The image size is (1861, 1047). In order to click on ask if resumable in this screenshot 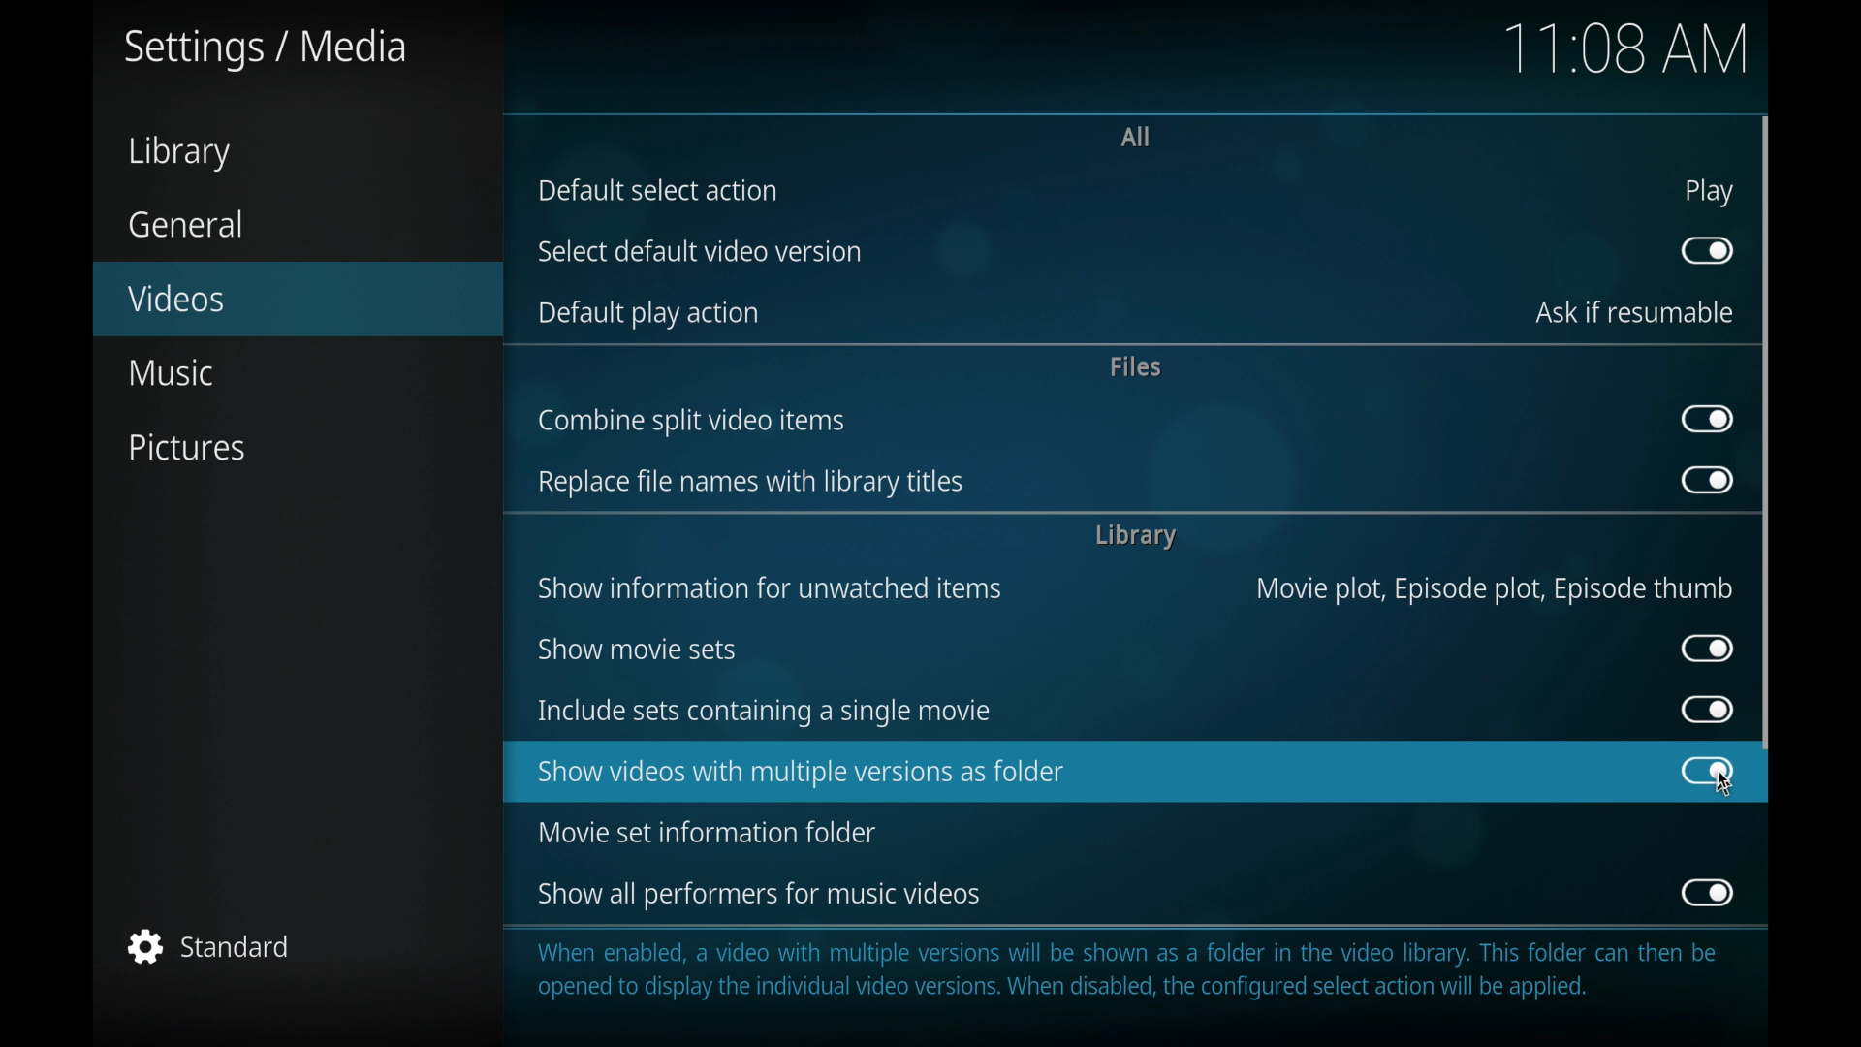, I will do `click(1635, 313)`.